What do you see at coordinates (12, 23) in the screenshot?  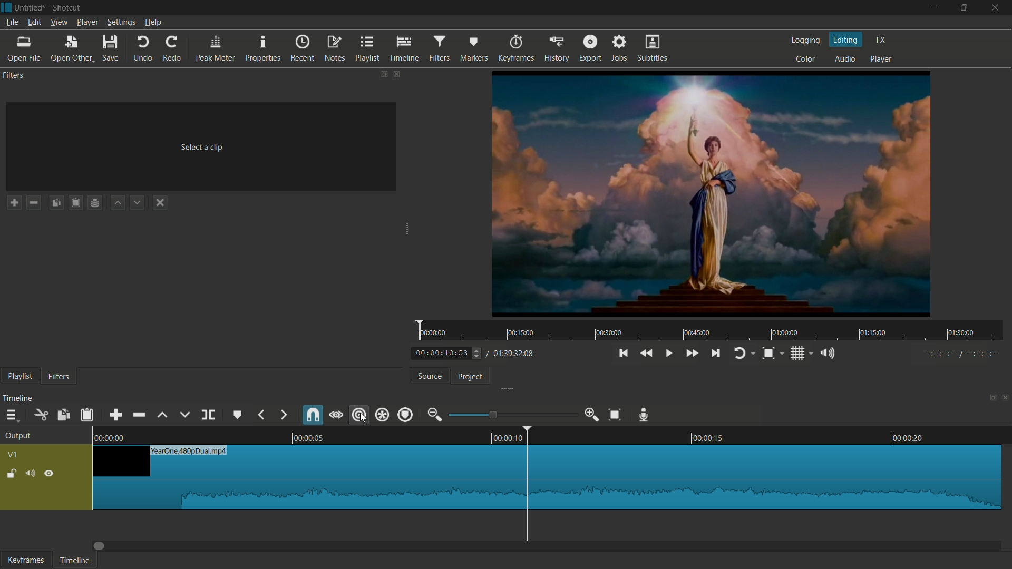 I see `file menu` at bounding box center [12, 23].